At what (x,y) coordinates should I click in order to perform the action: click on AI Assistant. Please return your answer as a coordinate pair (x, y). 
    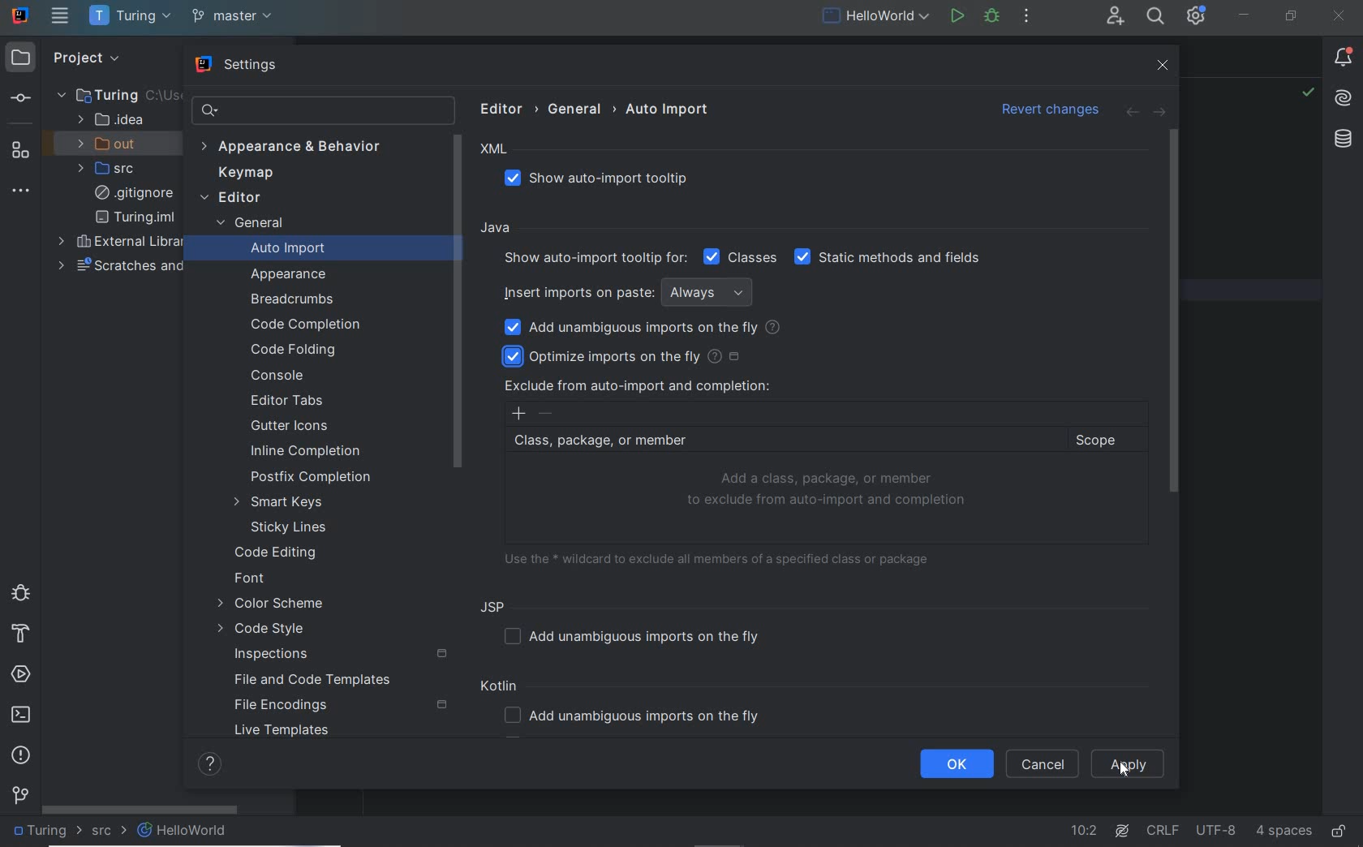
    Looking at the image, I should click on (1344, 99).